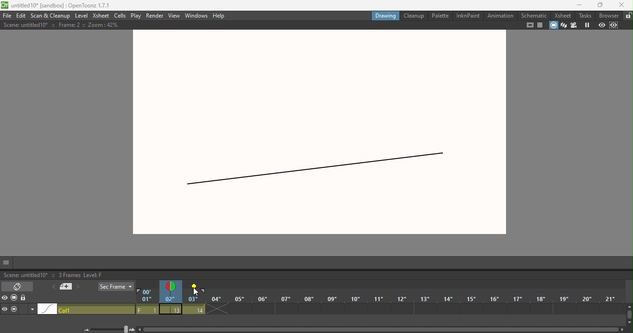  I want to click on Next memo, so click(77, 288).